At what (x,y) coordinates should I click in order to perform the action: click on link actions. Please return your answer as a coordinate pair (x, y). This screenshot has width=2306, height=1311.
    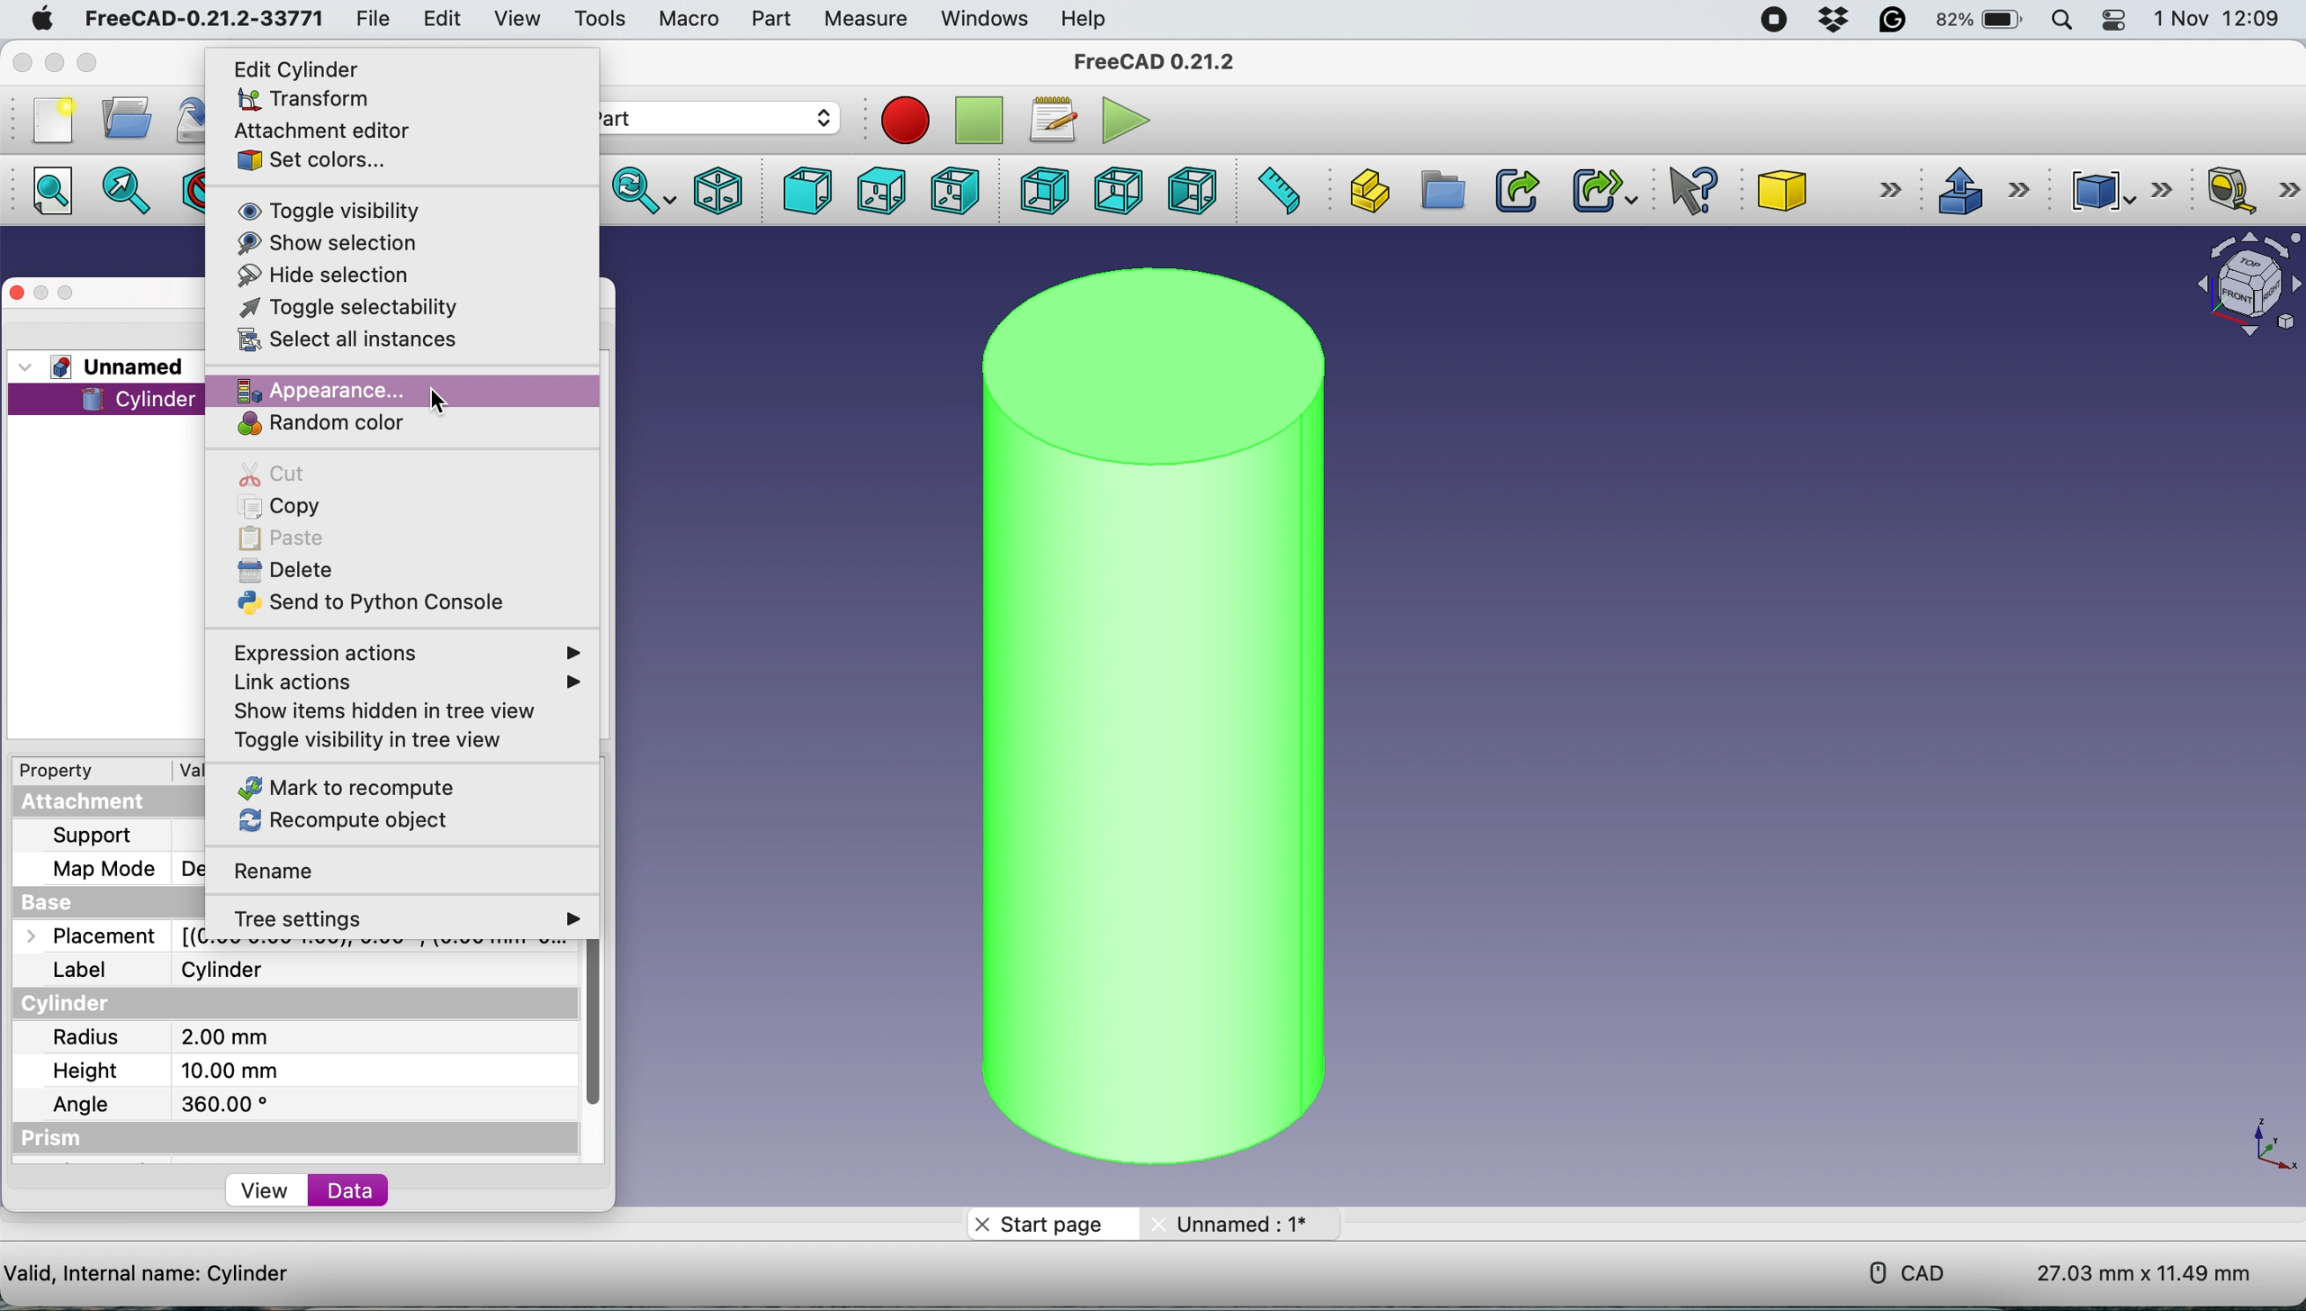
    Looking at the image, I should click on (411, 681).